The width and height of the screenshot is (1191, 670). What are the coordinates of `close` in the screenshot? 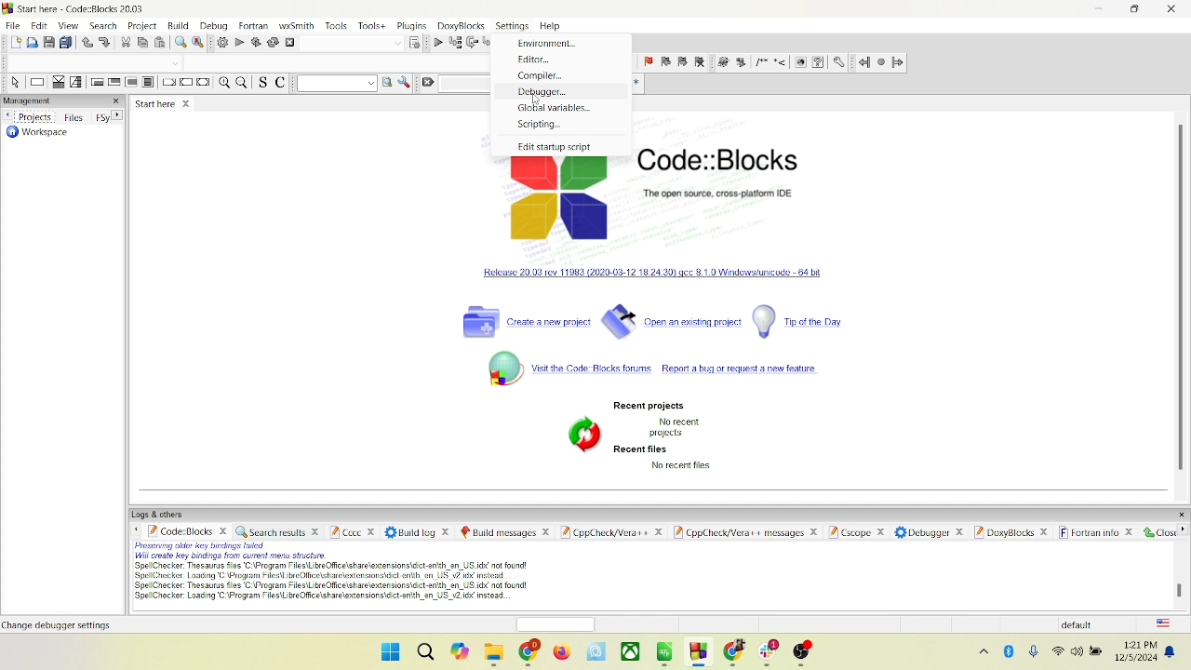 It's located at (1159, 534).